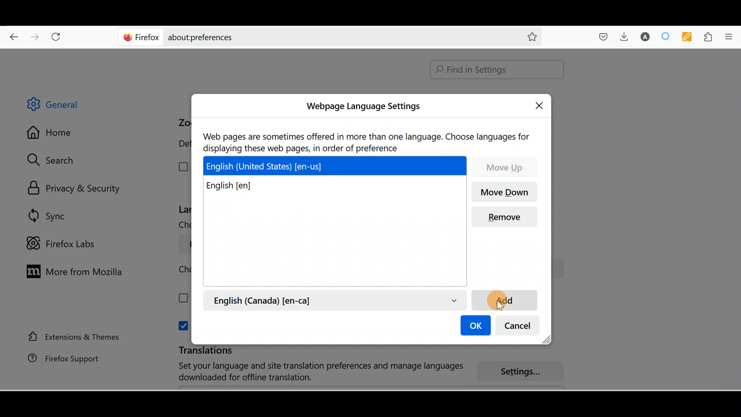 The image size is (741, 417). I want to click on Search, so click(54, 160).